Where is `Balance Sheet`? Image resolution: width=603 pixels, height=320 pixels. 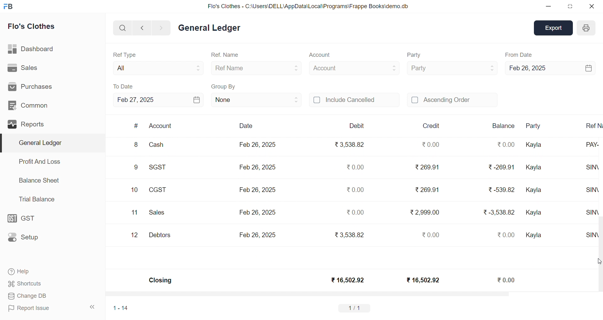
Balance Sheet is located at coordinates (40, 180).